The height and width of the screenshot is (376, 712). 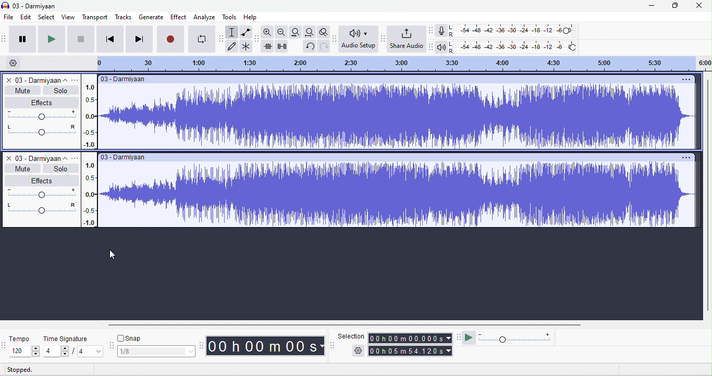 What do you see at coordinates (250, 17) in the screenshot?
I see `help` at bounding box center [250, 17].